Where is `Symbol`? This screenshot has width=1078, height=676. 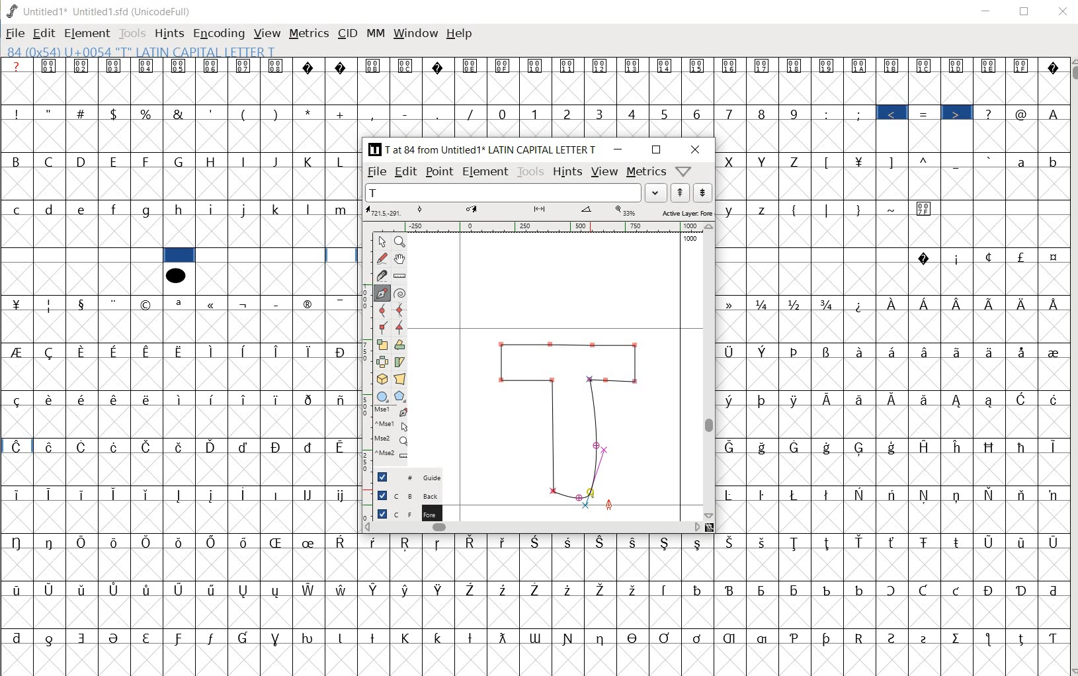
Symbol is located at coordinates (440, 636).